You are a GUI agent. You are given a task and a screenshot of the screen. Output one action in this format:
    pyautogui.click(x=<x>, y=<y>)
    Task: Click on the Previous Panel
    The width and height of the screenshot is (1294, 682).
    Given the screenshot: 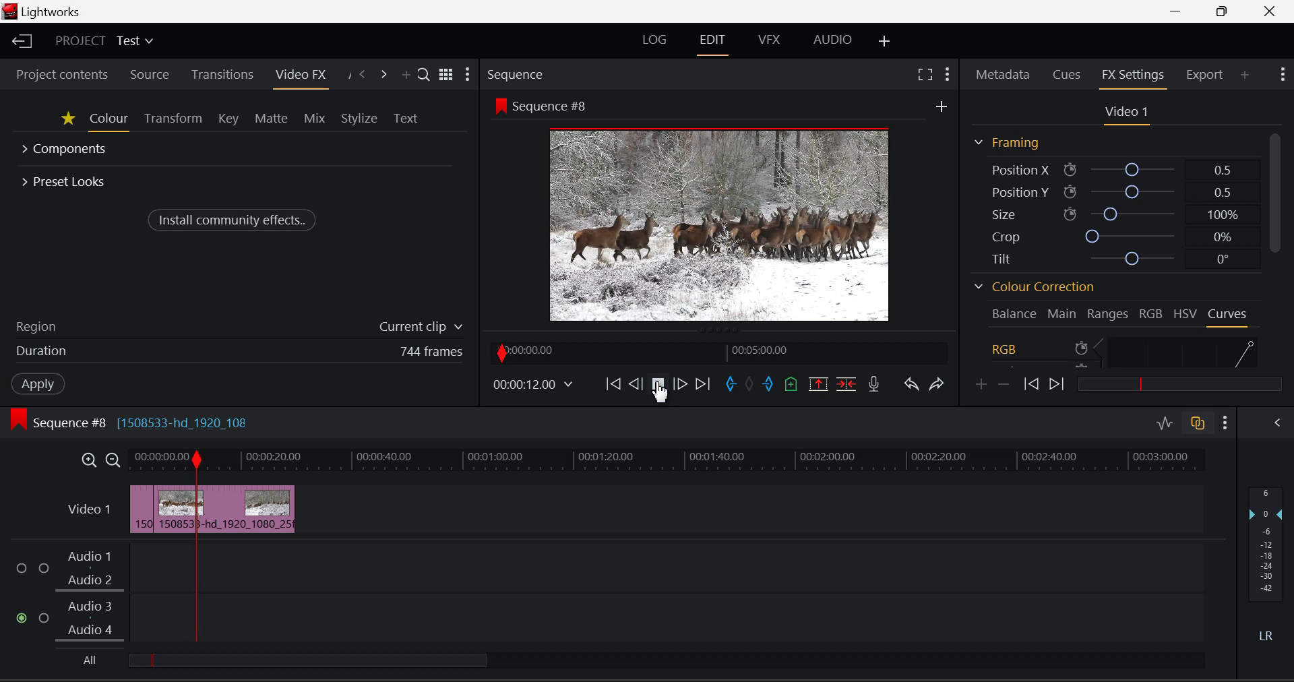 What is the action you would take?
    pyautogui.click(x=363, y=73)
    